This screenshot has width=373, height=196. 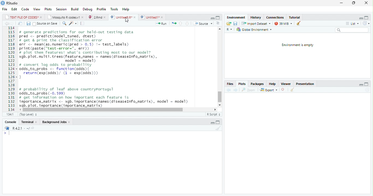 What do you see at coordinates (37, 9) in the screenshot?
I see `View` at bounding box center [37, 9].